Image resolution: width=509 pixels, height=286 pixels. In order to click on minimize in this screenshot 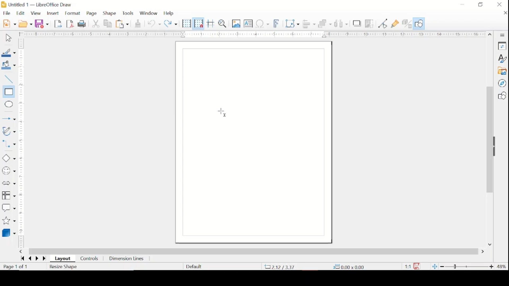, I will do `click(463, 4)`.